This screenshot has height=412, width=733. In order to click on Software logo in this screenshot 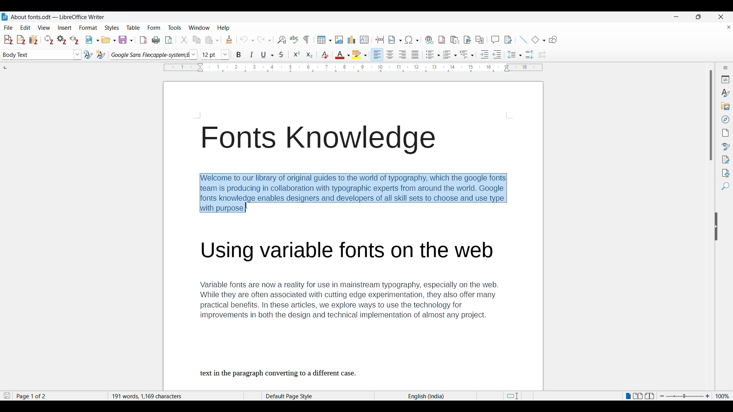, I will do `click(5, 17)`.